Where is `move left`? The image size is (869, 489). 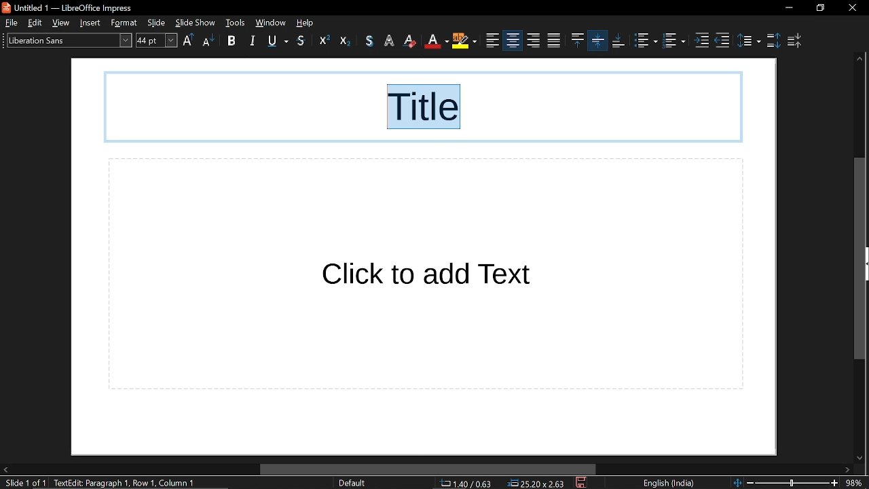
move left is located at coordinates (5, 470).